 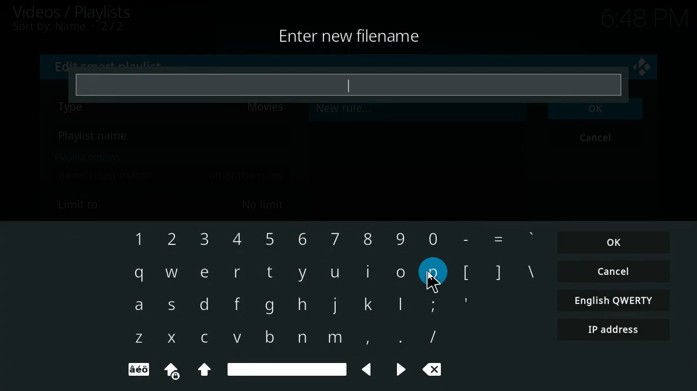 What do you see at coordinates (136, 239) in the screenshot?
I see `1` at bounding box center [136, 239].